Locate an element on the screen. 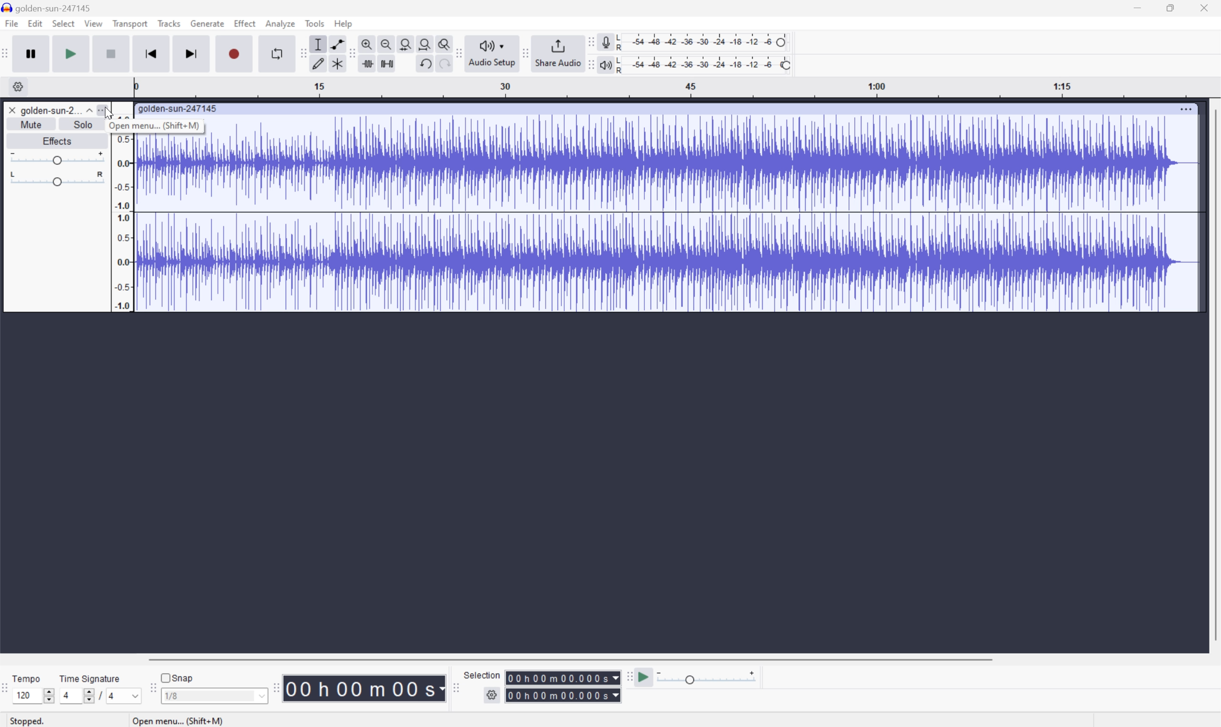  Stopped is located at coordinates (25, 721).